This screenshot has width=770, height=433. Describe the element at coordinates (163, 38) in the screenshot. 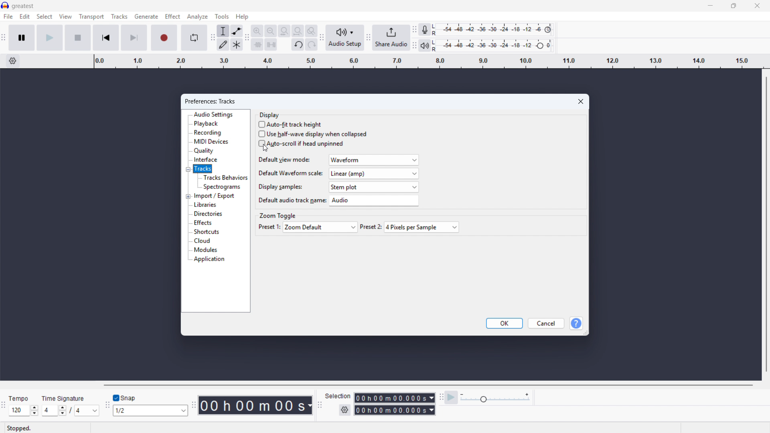

I see `Record ` at that location.